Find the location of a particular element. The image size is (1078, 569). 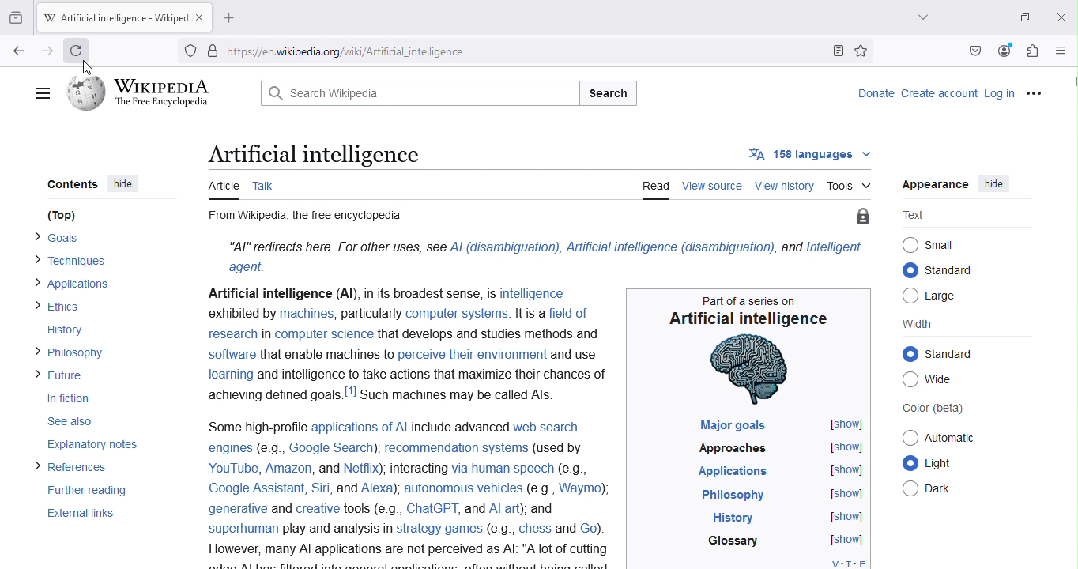

web search is located at coordinates (549, 428).